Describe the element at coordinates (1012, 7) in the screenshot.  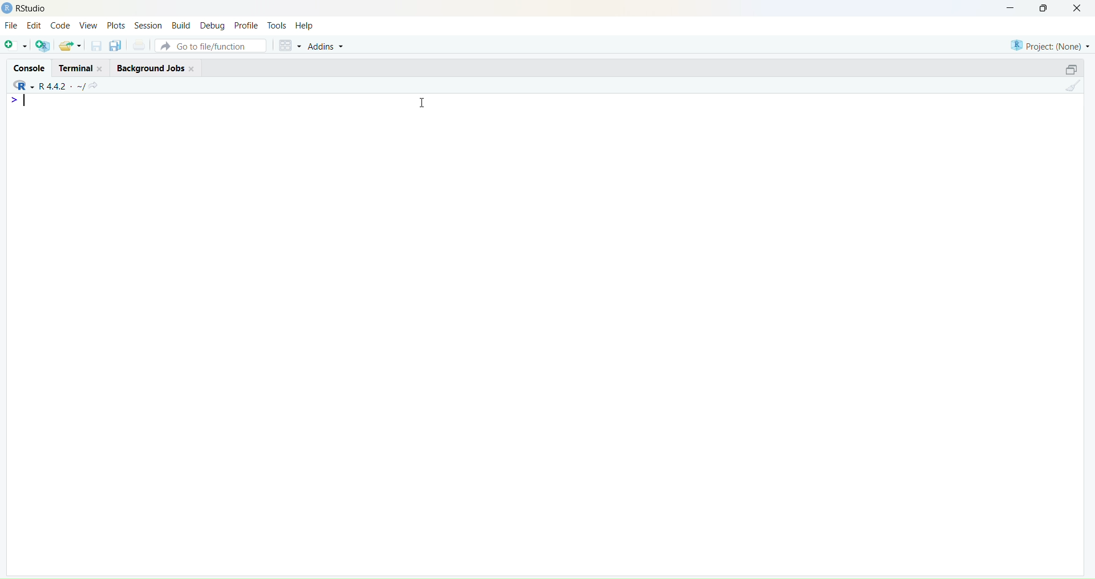
I see `minimise` at that location.